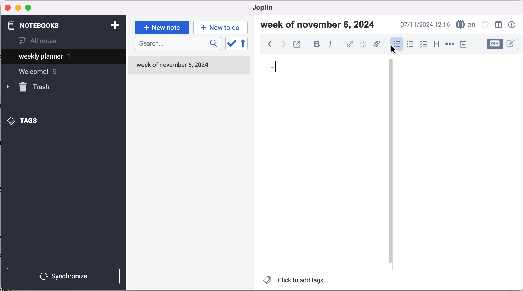 The height and width of the screenshot is (291, 523). Describe the element at coordinates (396, 44) in the screenshot. I see `bulleted list` at that location.